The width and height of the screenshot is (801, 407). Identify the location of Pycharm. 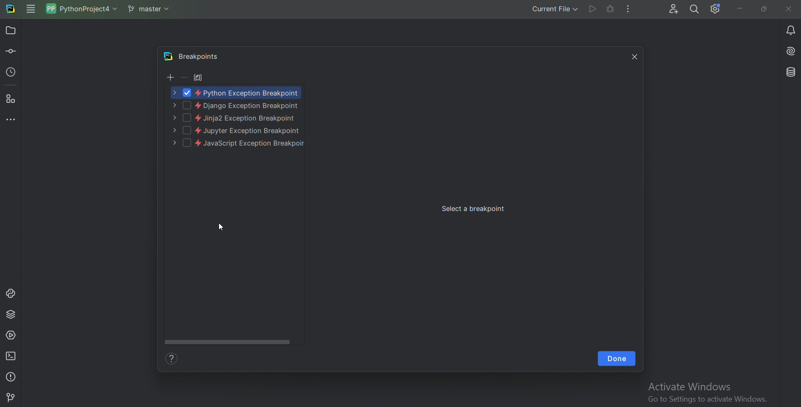
(167, 56).